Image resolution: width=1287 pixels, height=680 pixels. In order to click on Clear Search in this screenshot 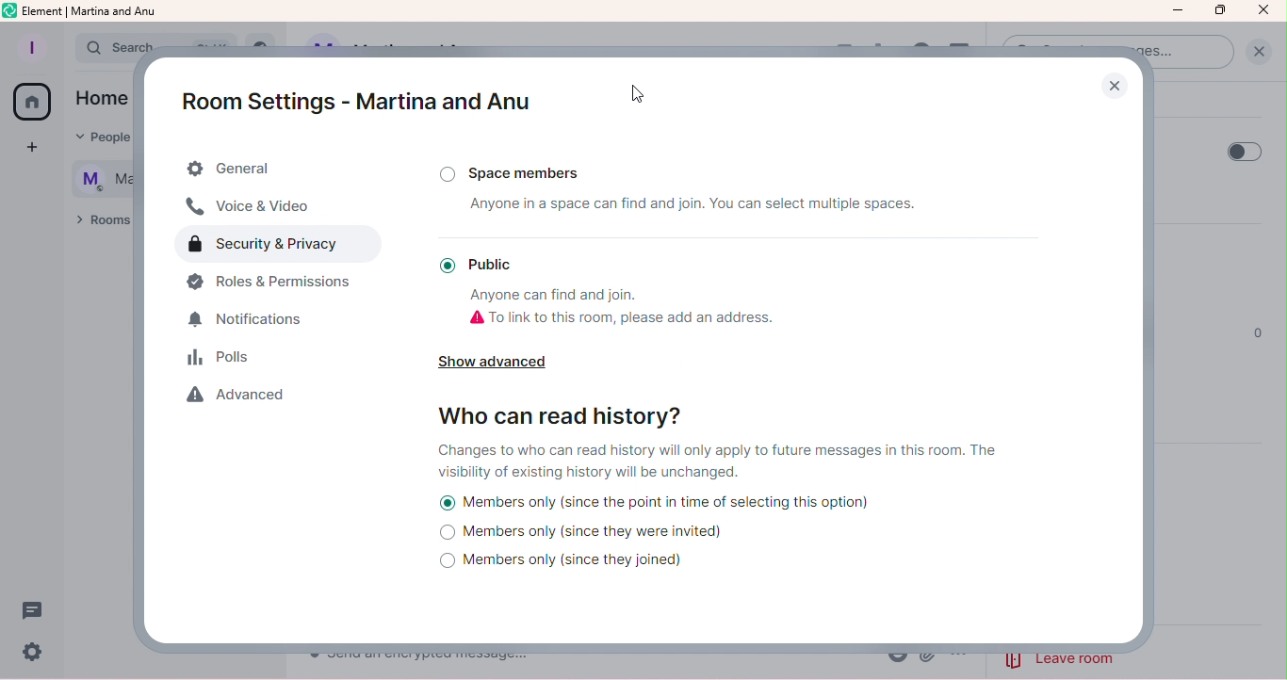, I will do `click(1256, 57)`.